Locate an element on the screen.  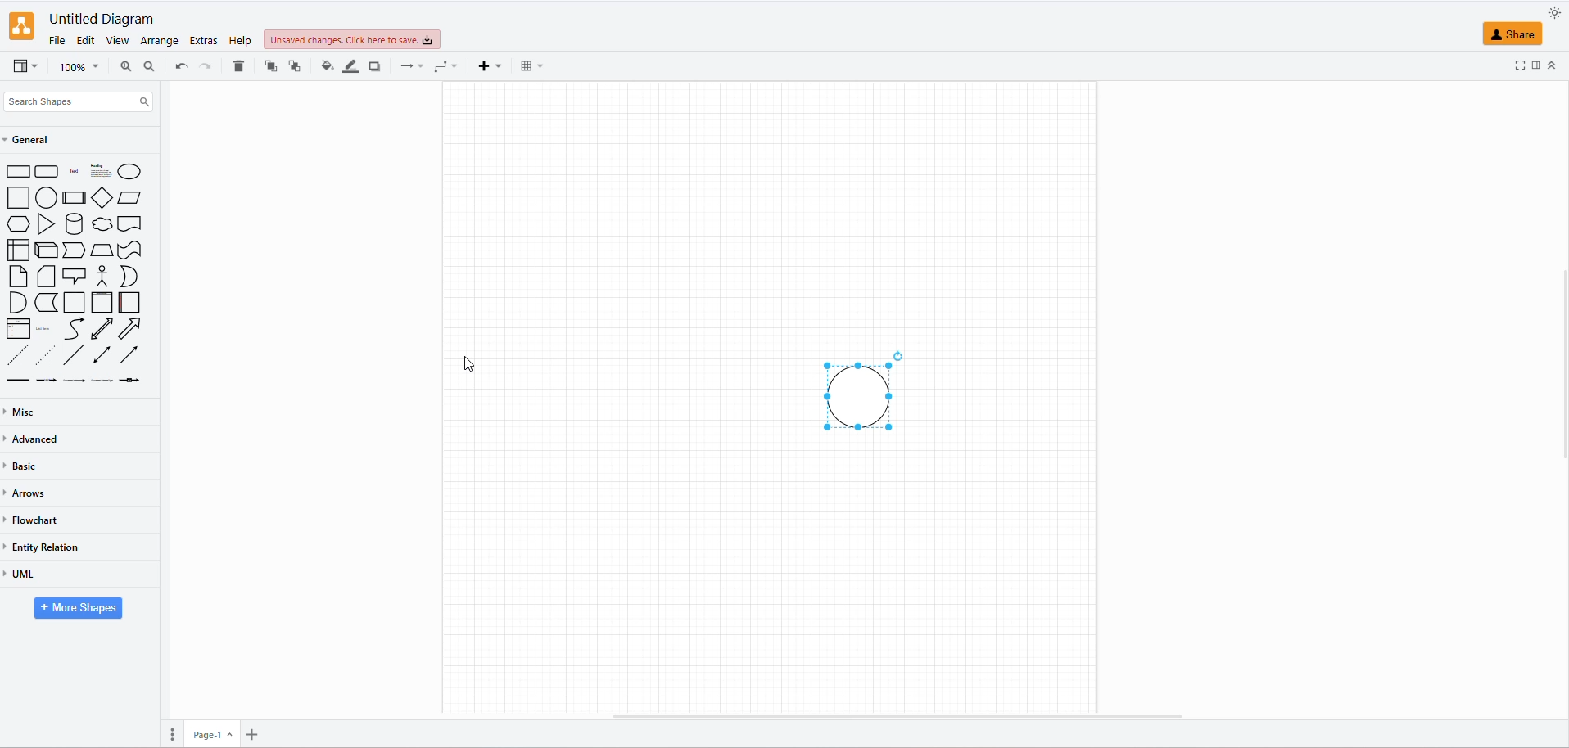
UNDO is located at coordinates (179, 67).